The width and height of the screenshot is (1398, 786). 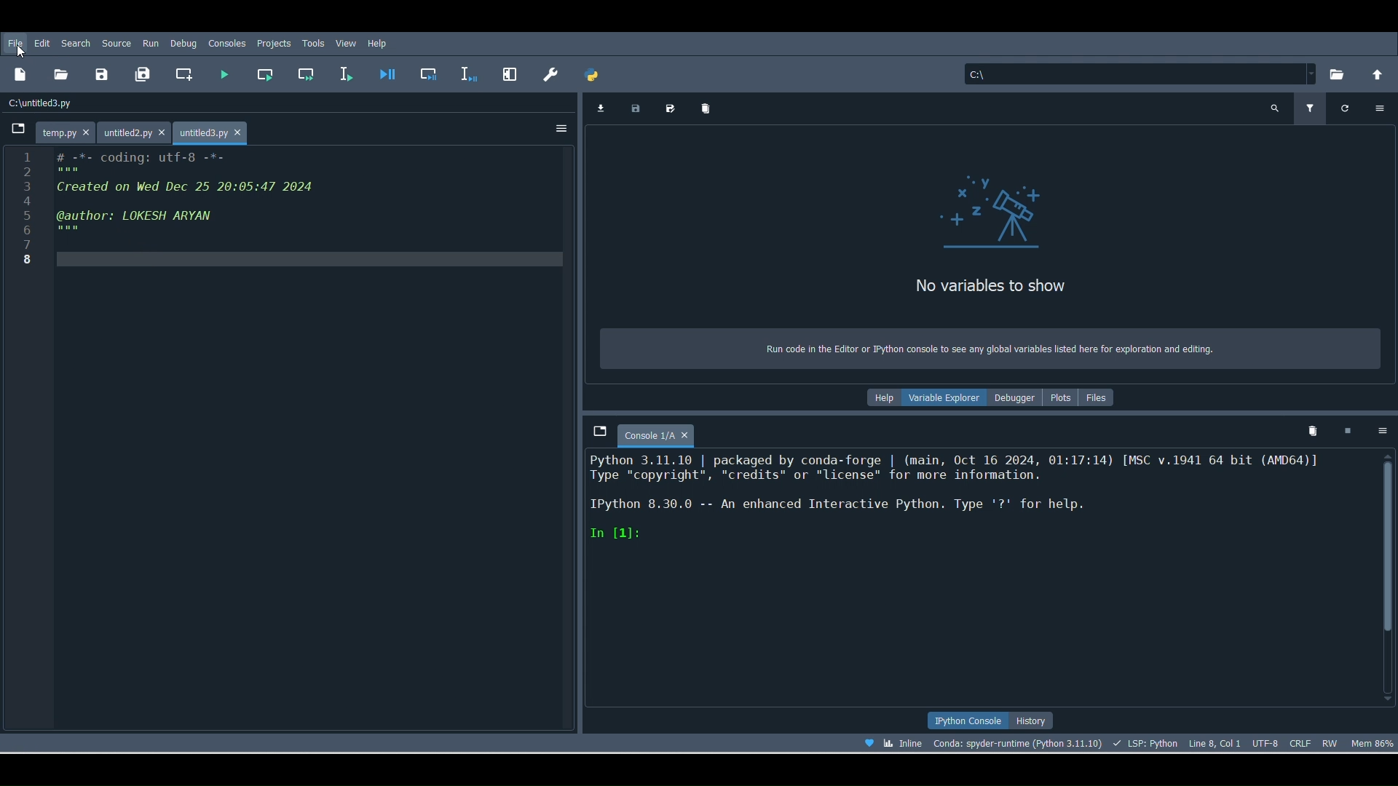 I want to click on Preferences, so click(x=508, y=73).